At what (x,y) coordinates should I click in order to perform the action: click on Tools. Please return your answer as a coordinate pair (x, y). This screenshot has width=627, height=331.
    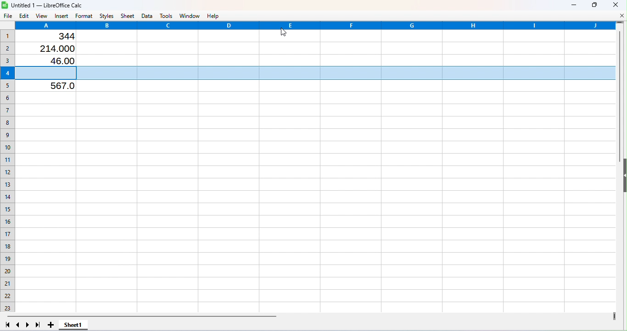
    Looking at the image, I should click on (167, 16).